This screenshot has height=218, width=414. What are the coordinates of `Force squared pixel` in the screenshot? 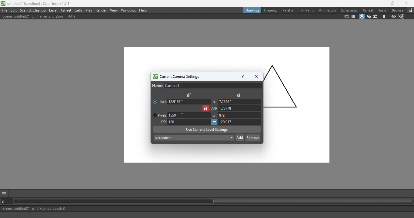 It's located at (214, 122).